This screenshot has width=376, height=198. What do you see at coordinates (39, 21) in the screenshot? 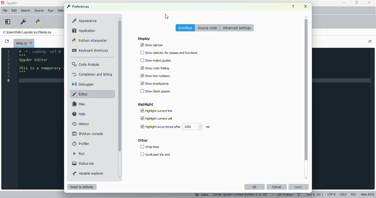
I see `PYTHONPATH manager` at bounding box center [39, 21].